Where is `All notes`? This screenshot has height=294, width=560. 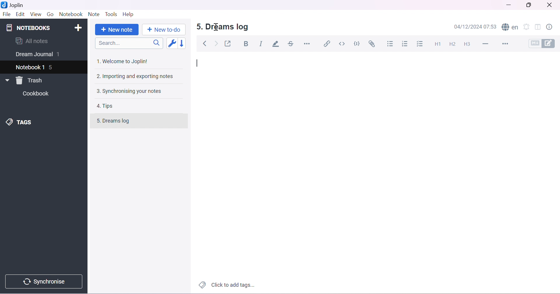
All notes is located at coordinates (32, 41).